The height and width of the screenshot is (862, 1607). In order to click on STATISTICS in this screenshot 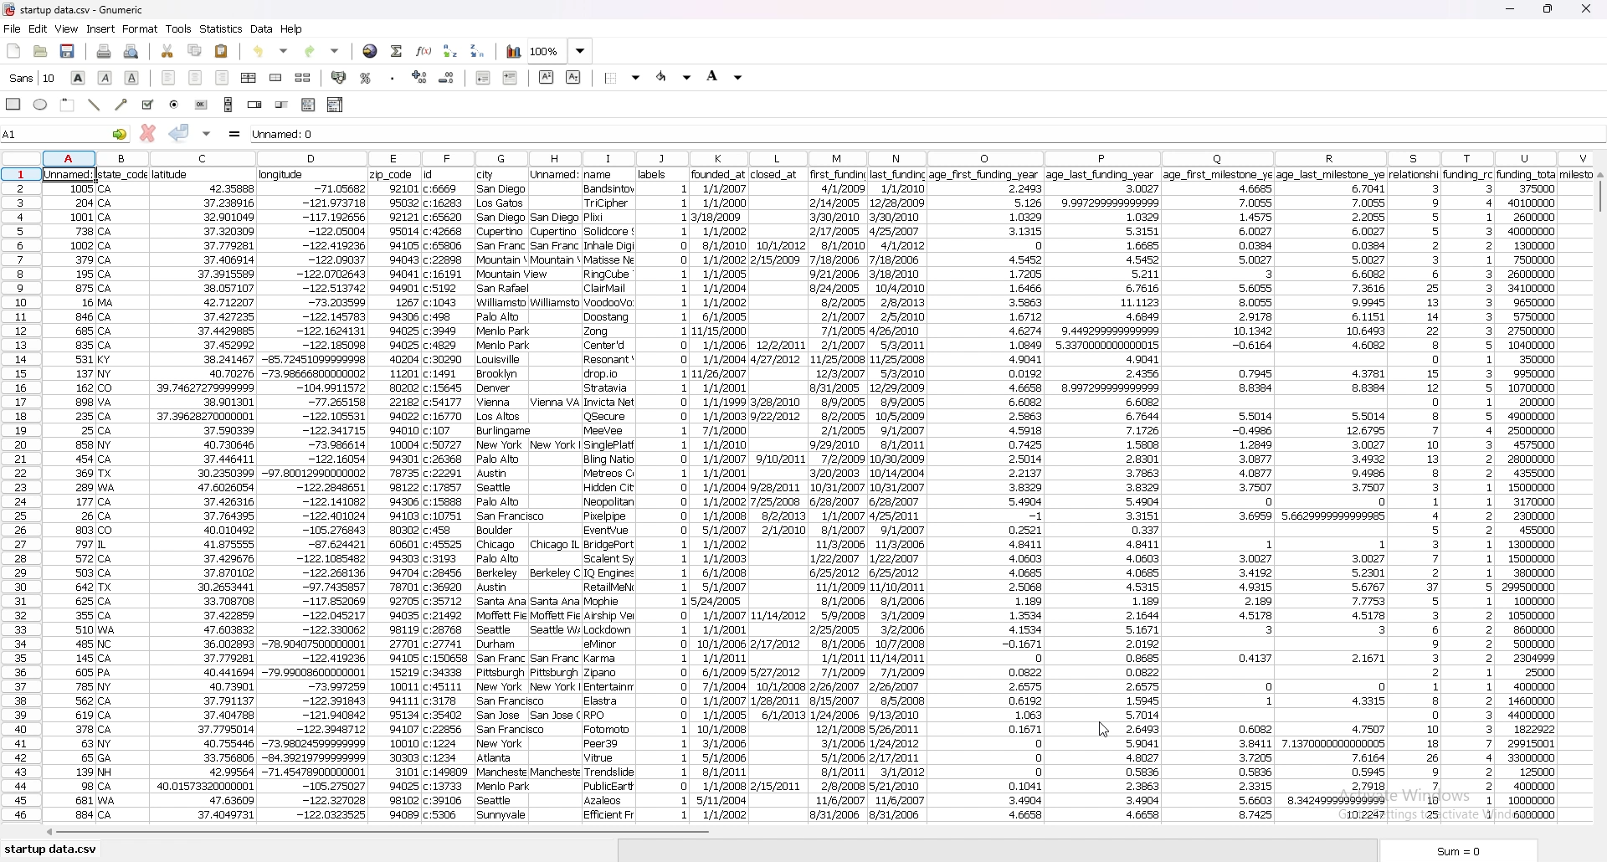, I will do `click(222, 28)`.